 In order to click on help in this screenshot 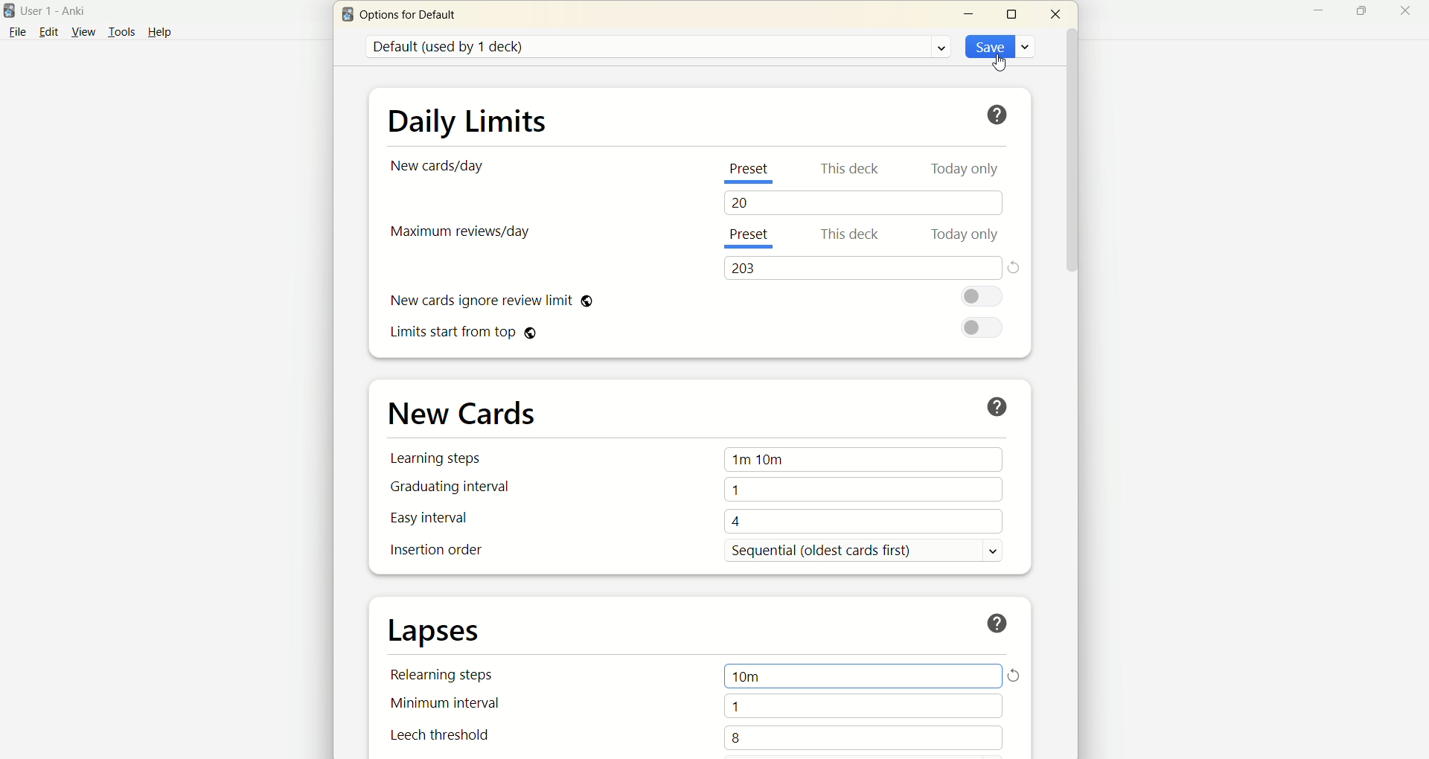, I will do `click(997, 115)`.